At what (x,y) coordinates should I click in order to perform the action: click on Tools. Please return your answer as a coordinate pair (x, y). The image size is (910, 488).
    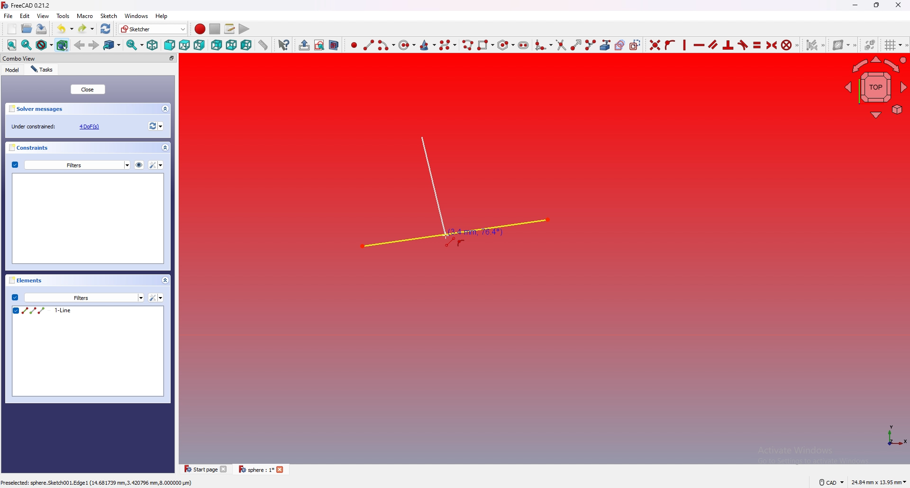
    Looking at the image, I should click on (64, 16).